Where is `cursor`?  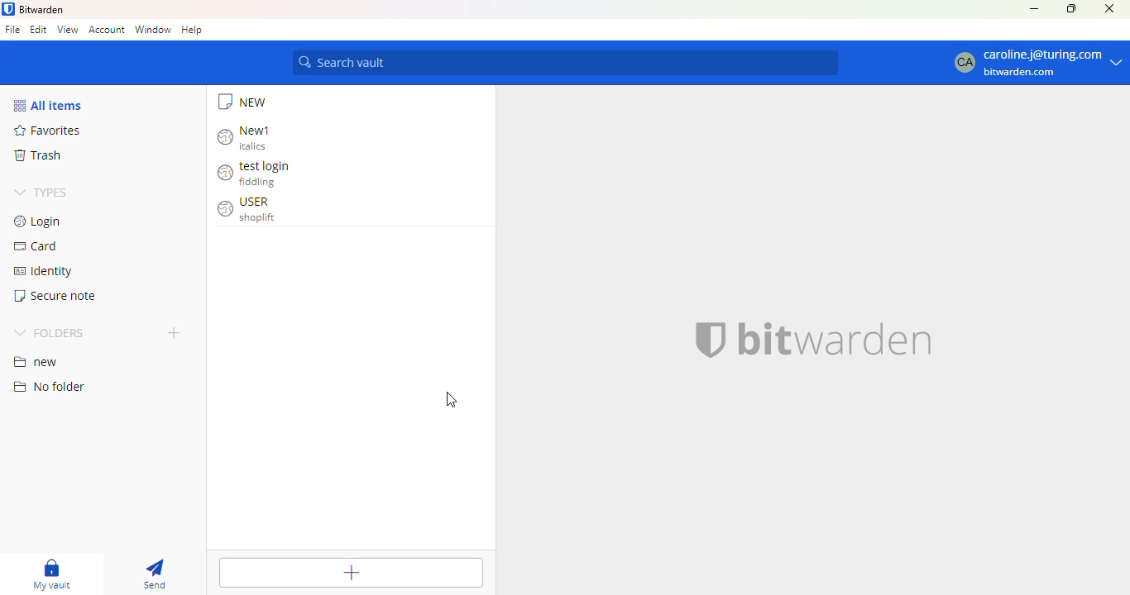 cursor is located at coordinates (452, 399).